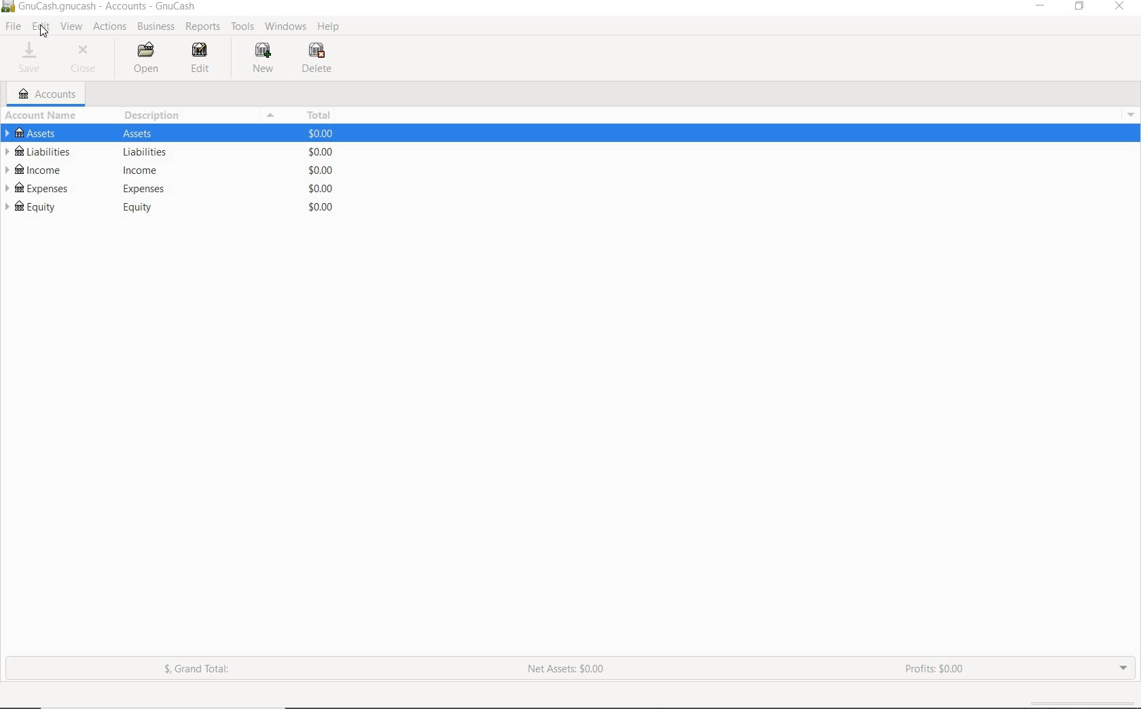  What do you see at coordinates (154, 26) in the screenshot?
I see `BUSINESS` at bounding box center [154, 26].